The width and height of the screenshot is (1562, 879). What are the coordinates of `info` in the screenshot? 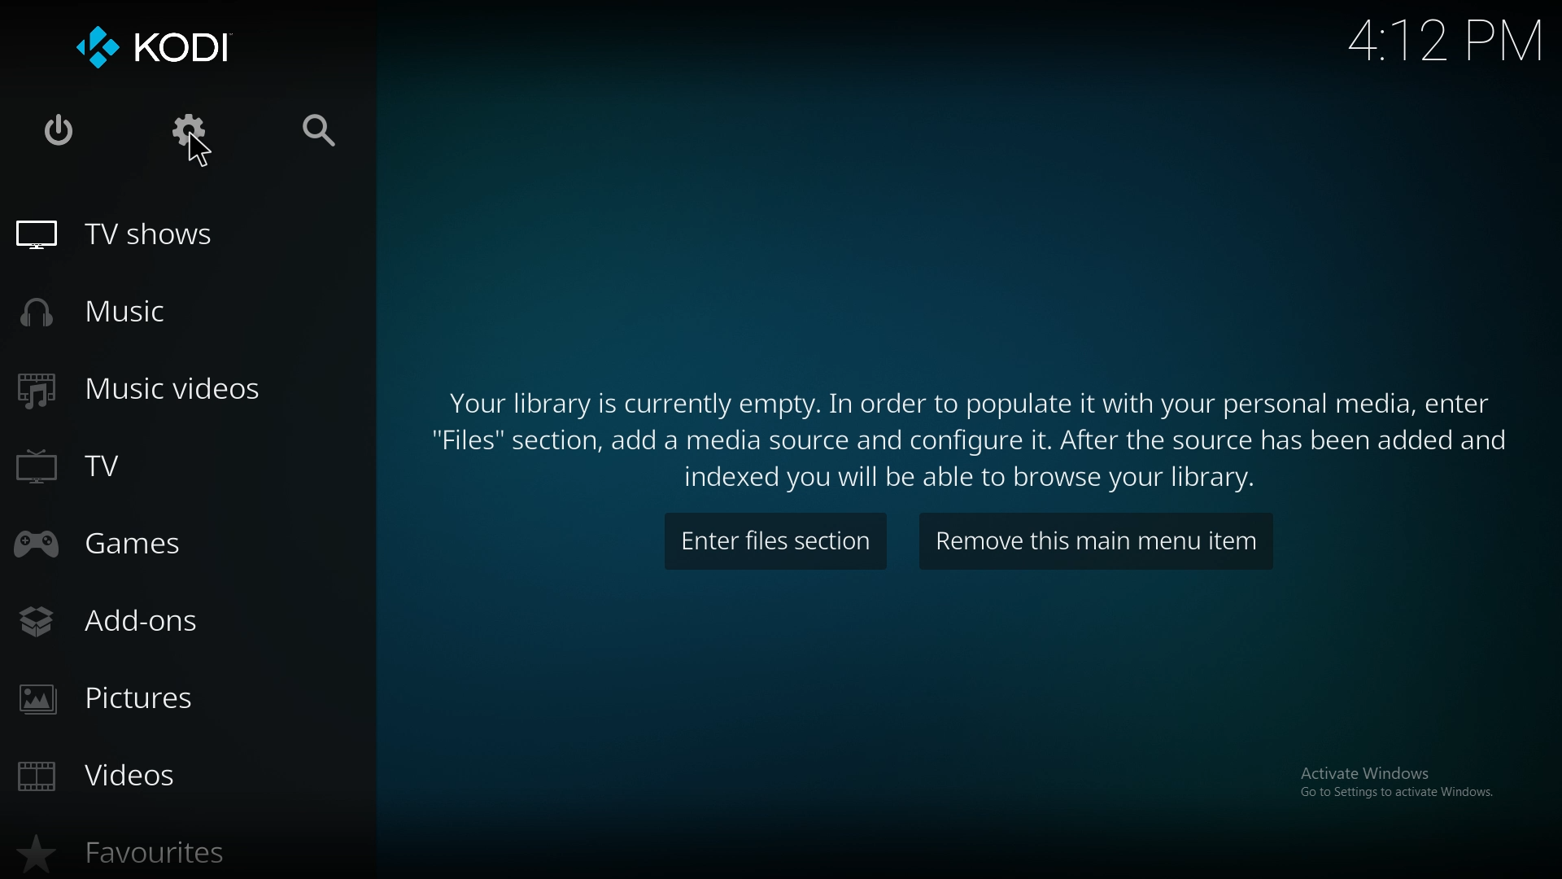 It's located at (980, 434).